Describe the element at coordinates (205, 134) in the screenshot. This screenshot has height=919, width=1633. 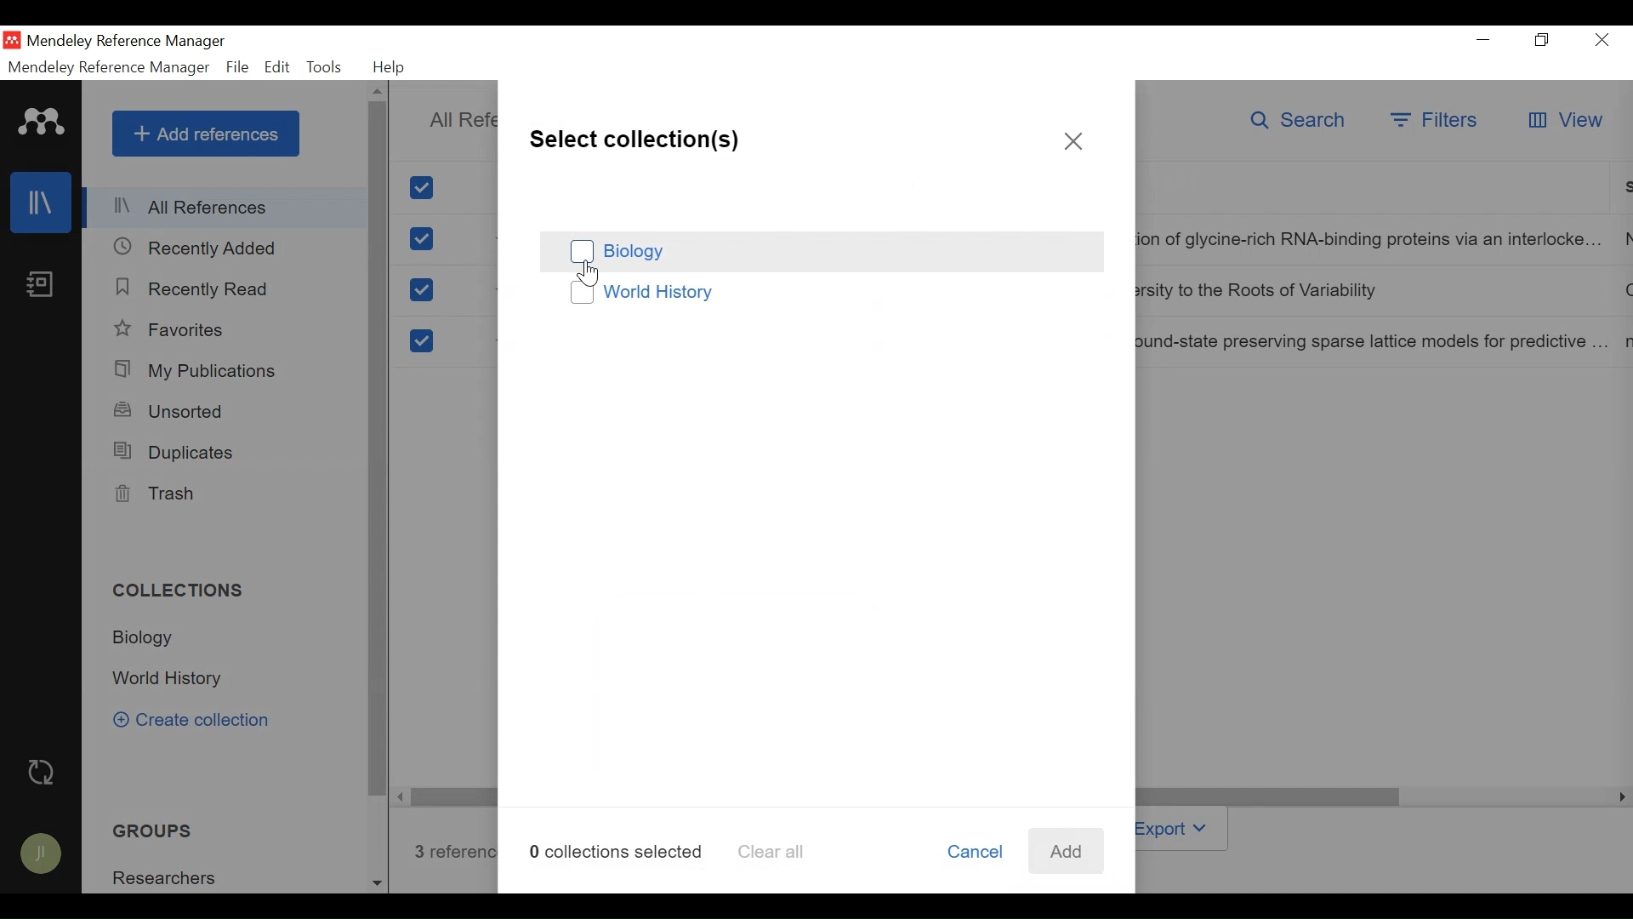
I see `Add Reference` at that location.